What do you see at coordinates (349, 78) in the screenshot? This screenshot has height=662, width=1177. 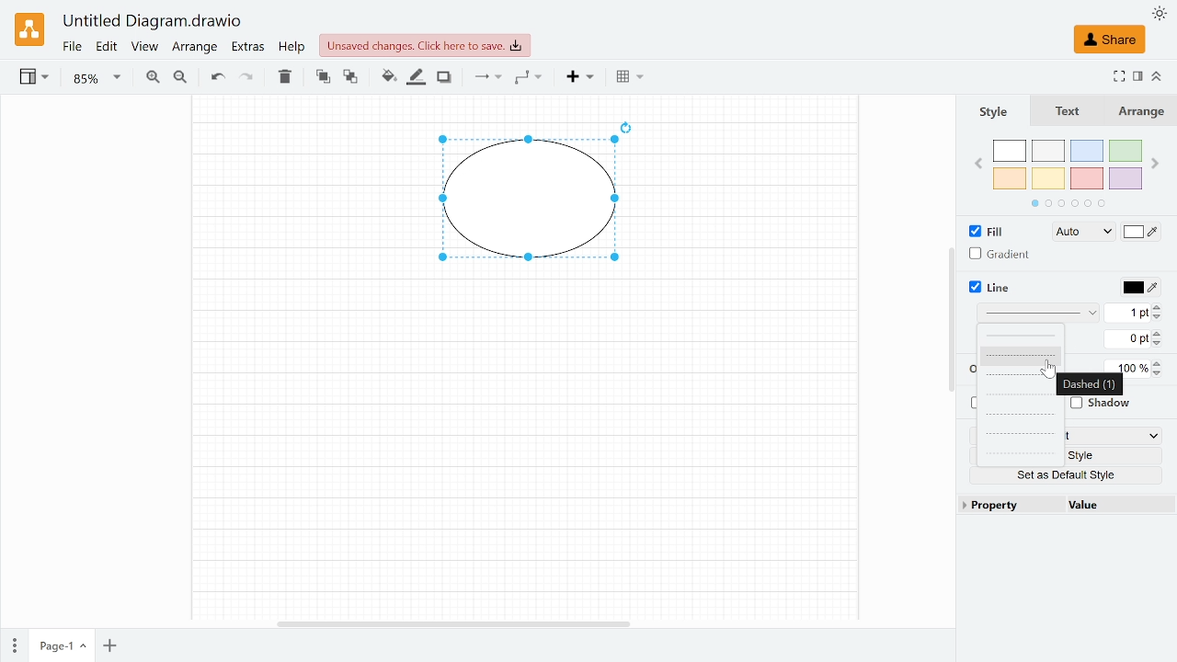 I see `To back` at bounding box center [349, 78].